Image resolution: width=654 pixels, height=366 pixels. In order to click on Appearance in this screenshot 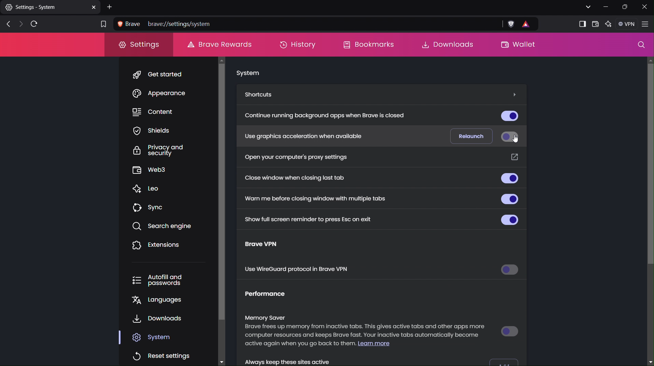, I will do `click(162, 94)`.